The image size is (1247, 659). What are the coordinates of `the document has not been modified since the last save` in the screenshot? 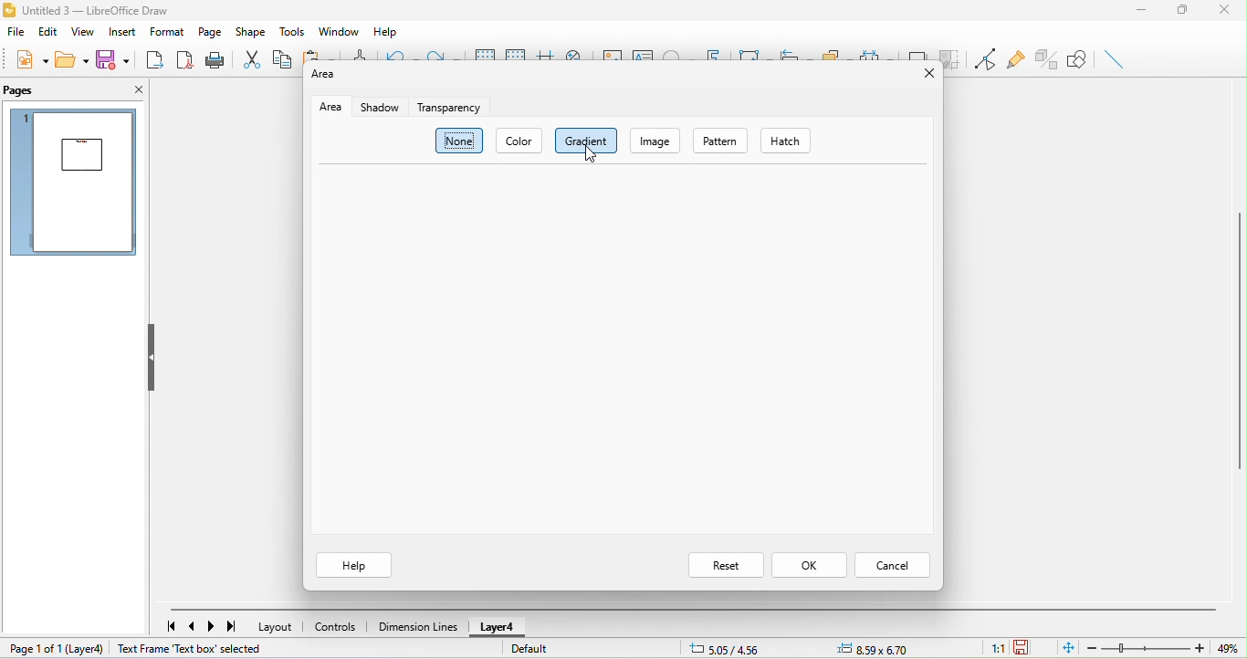 It's located at (1032, 649).